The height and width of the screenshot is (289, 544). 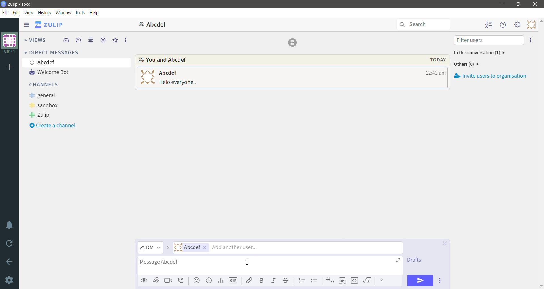 I want to click on Channels, so click(x=46, y=85).